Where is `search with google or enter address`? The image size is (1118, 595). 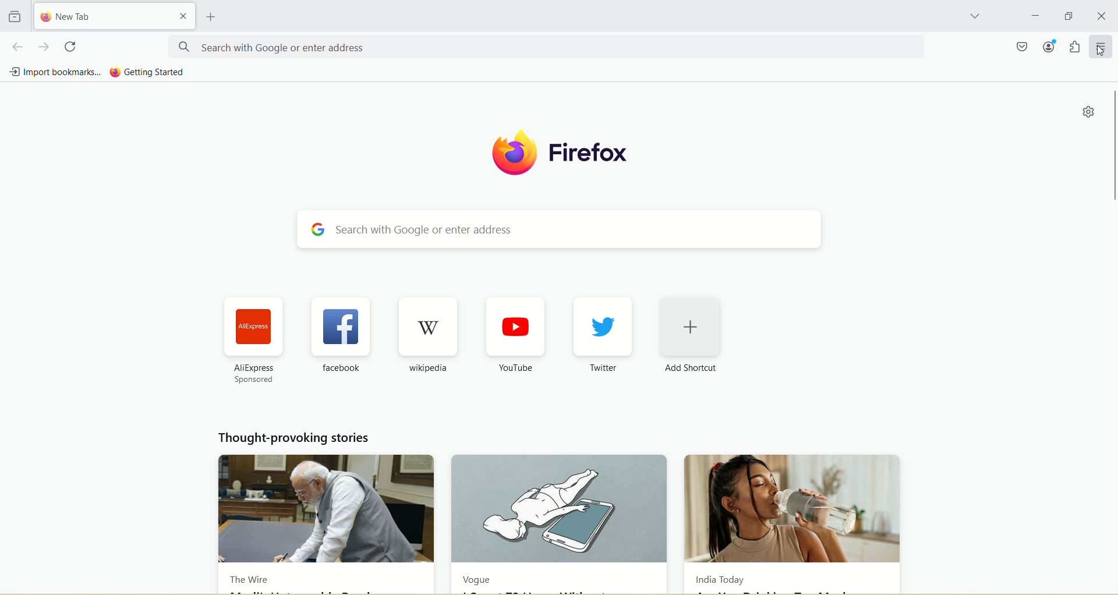
search with google or enter address is located at coordinates (558, 228).